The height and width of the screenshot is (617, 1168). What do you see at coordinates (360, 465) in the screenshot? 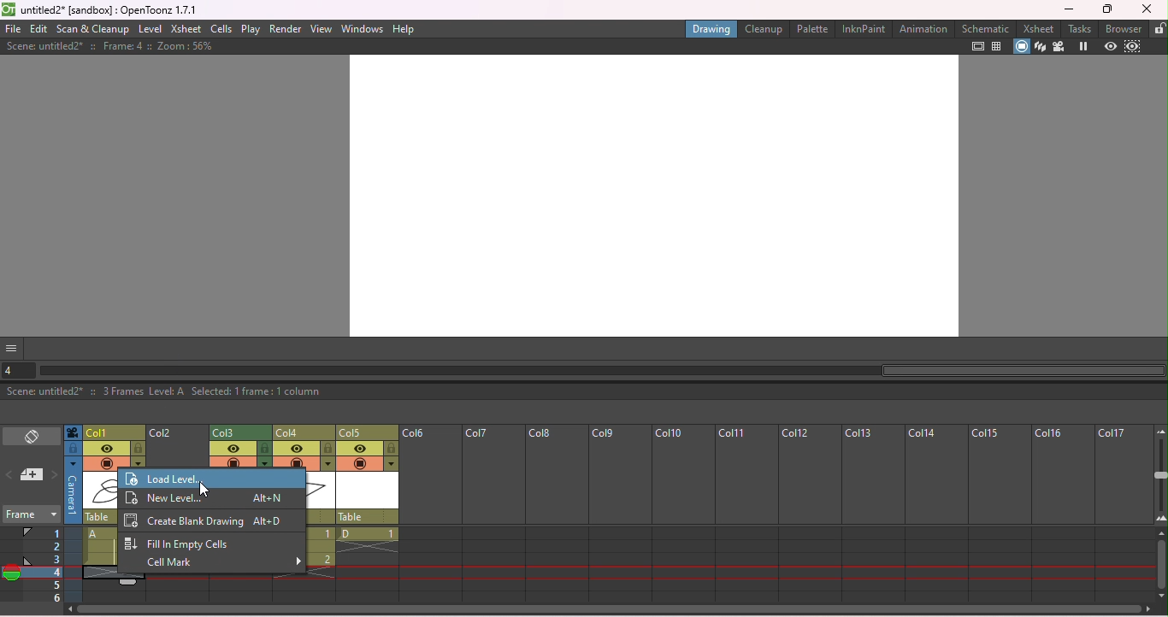
I see `camera stand visibility toggle` at bounding box center [360, 465].